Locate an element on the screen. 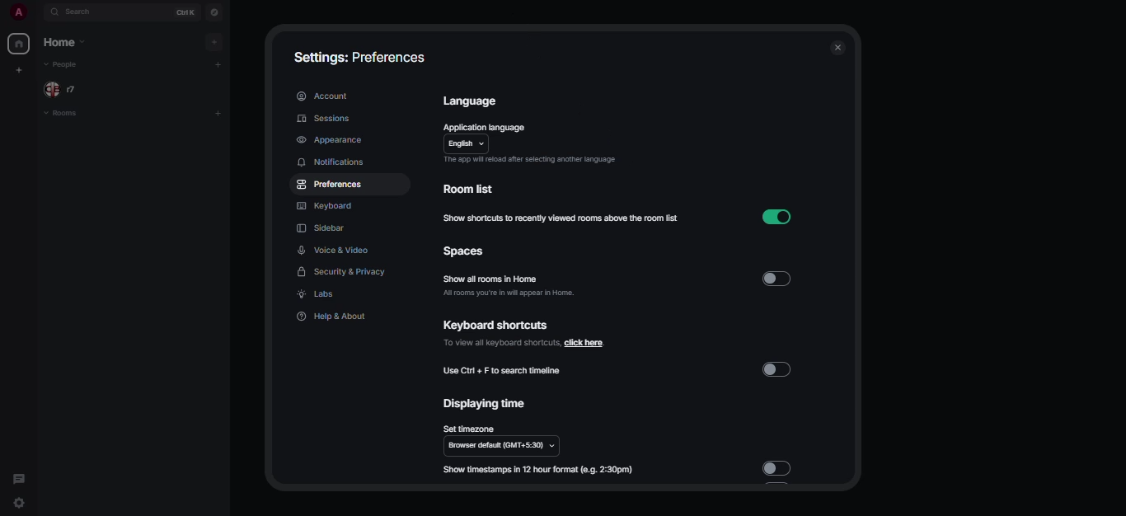  english is located at coordinates (468, 143).